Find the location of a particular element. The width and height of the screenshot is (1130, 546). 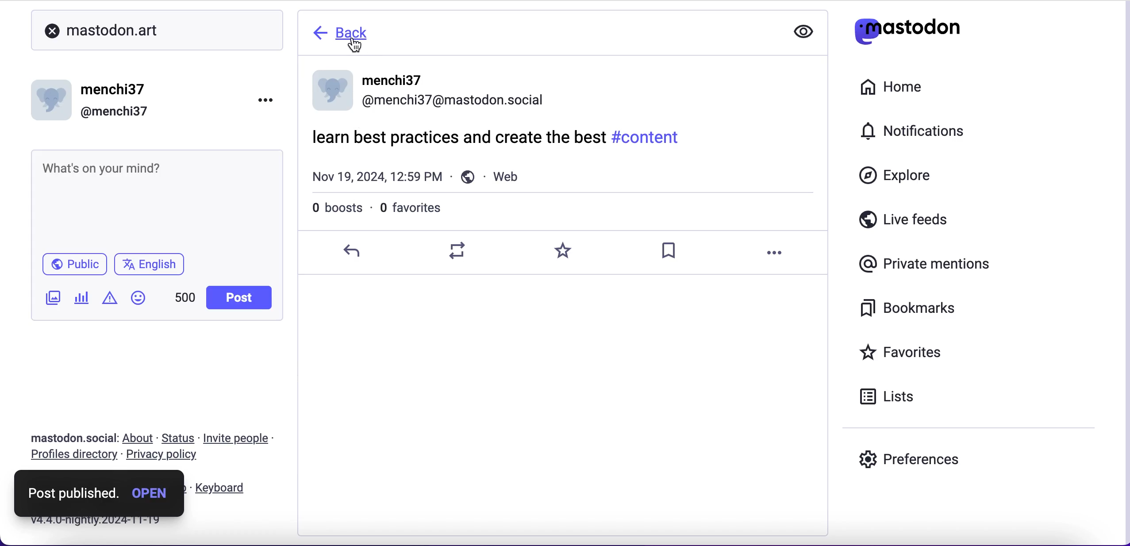

cursor is located at coordinates (357, 46).